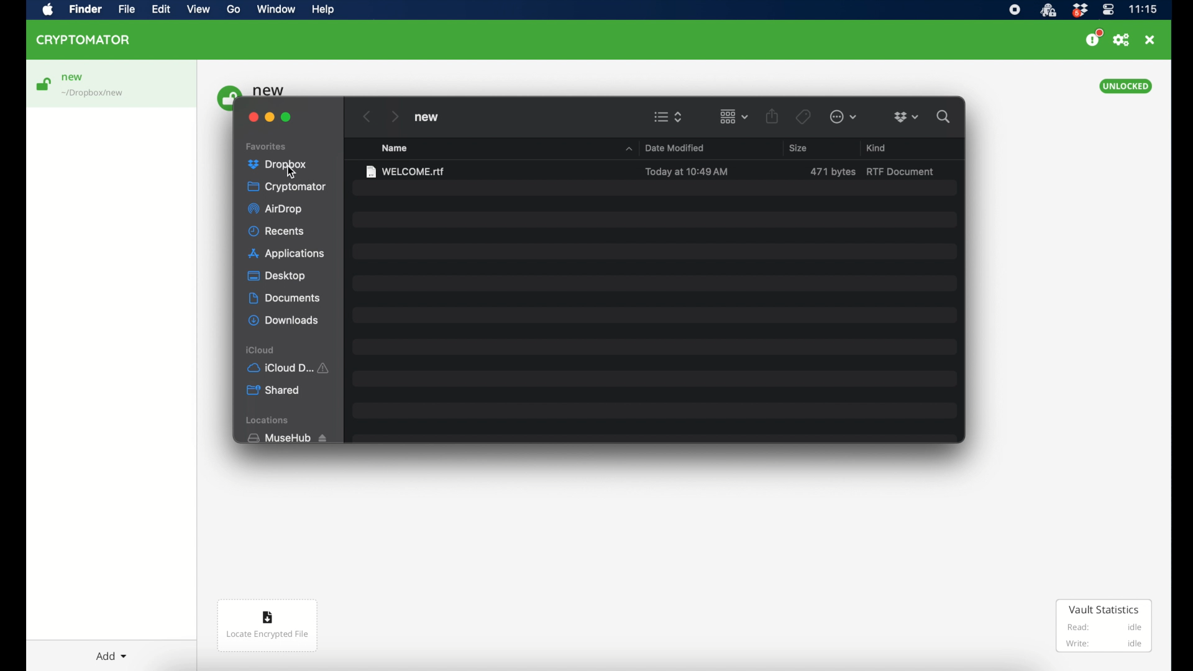  Describe the element at coordinates (85, 9) in the screenshot. I see `finder` at that location.